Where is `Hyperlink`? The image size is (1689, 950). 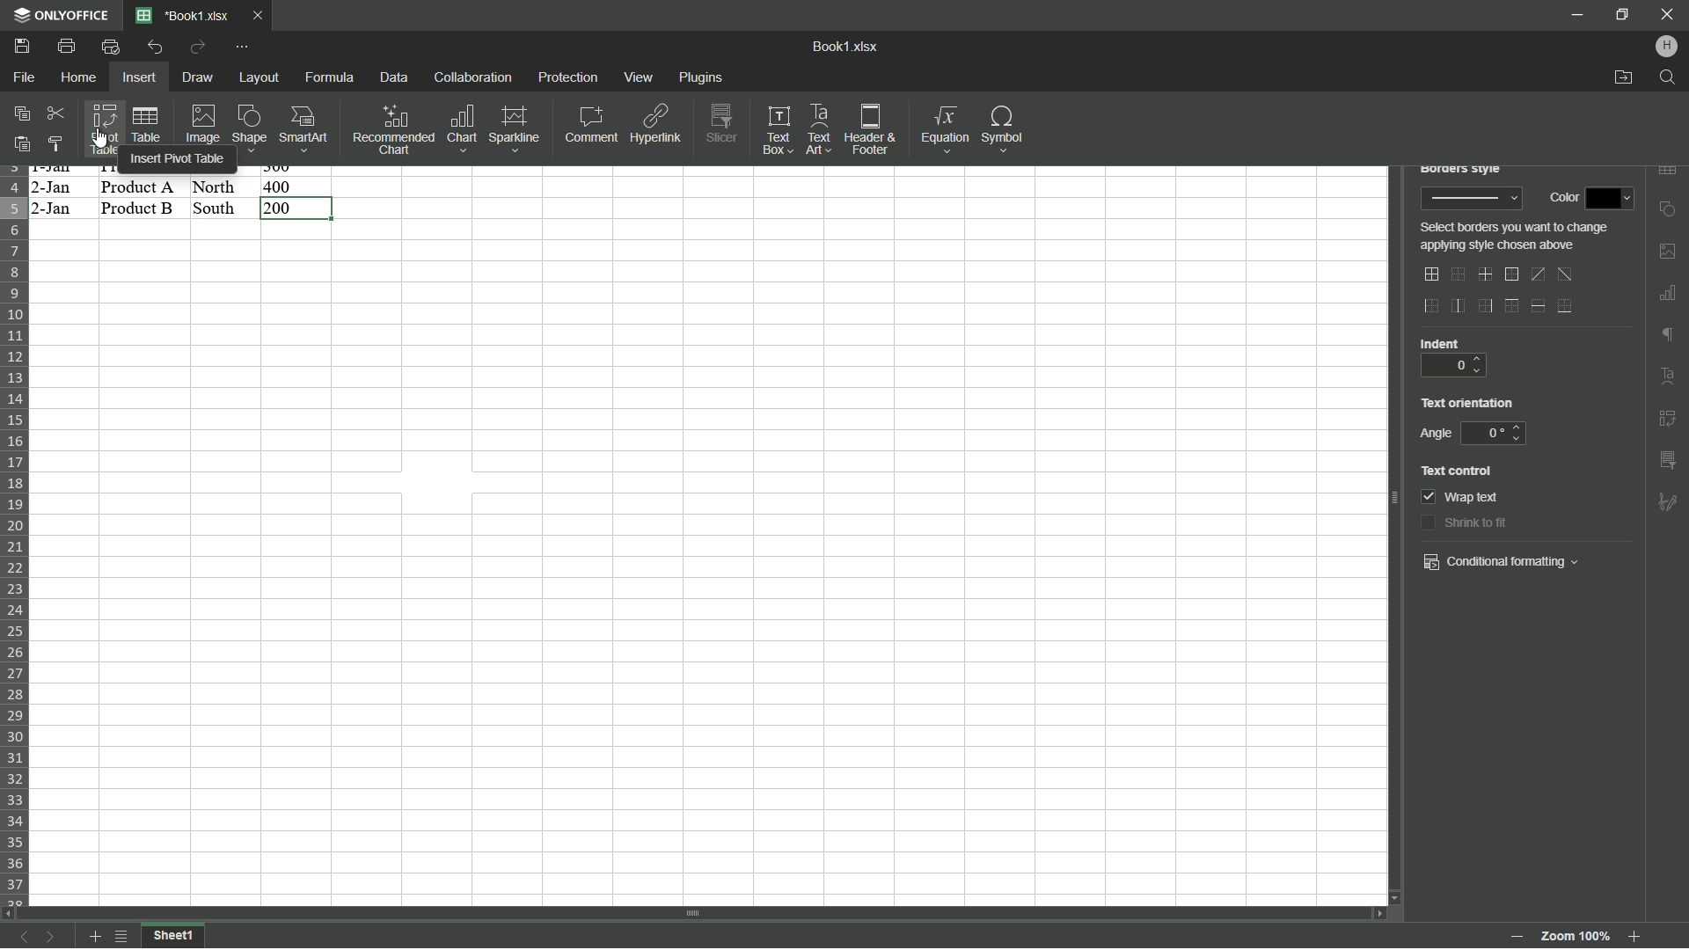 Hyperlink is located at coordinates (656, 126).